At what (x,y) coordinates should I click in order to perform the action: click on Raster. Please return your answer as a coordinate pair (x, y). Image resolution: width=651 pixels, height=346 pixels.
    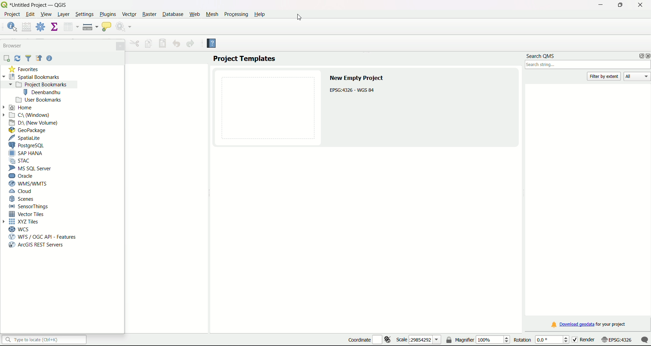
    Looking at the image, I should click on (150, 15).